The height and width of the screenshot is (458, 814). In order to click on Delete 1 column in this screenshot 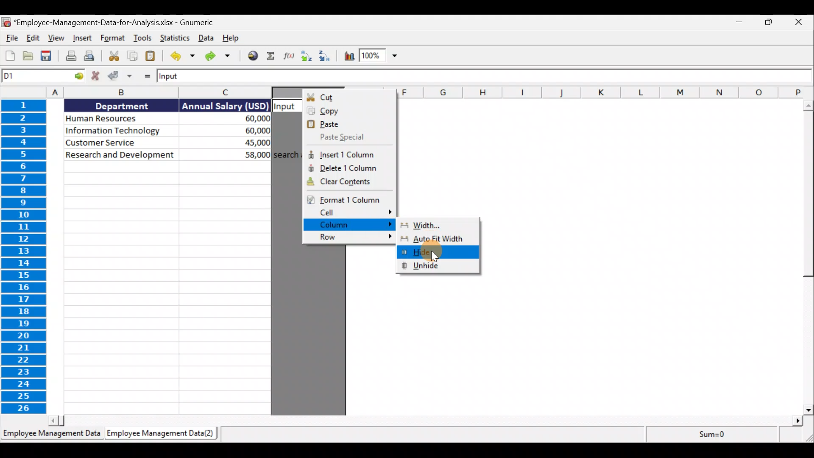, I will do `click(348, 170)`.